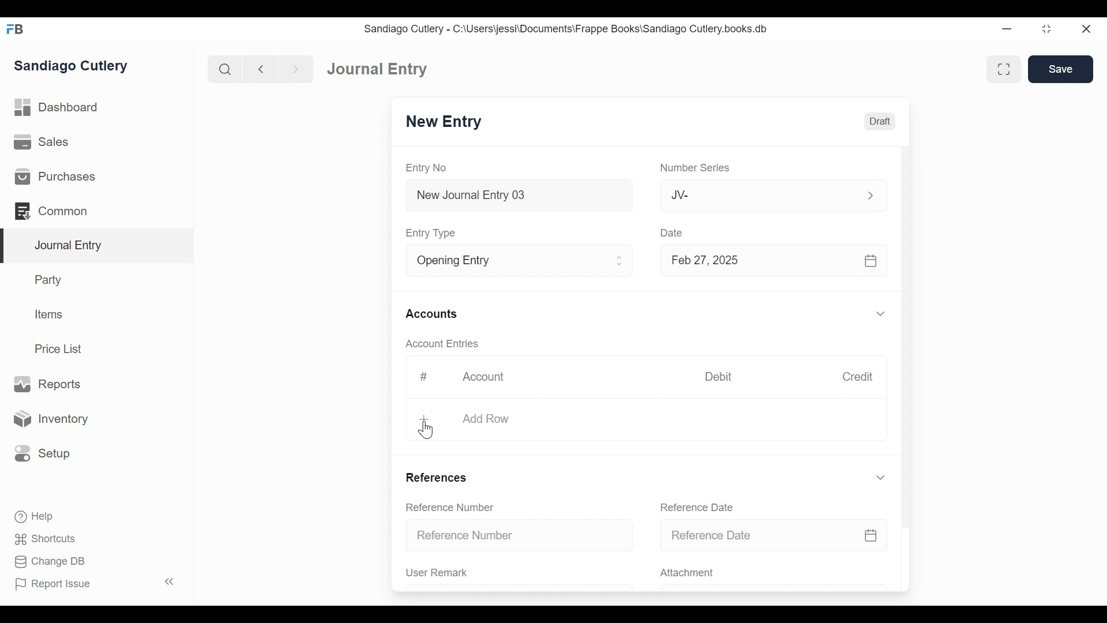  I want to click on Navigate back, so click(259, 69).